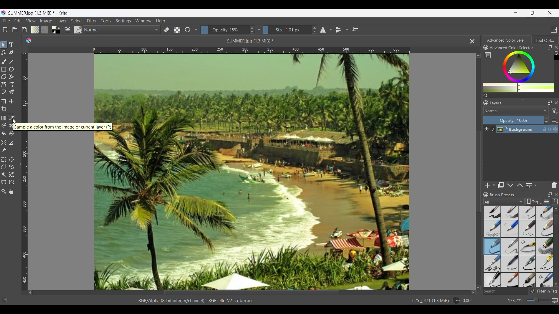  I want to click on Quick slide to left, so click(30, 293).